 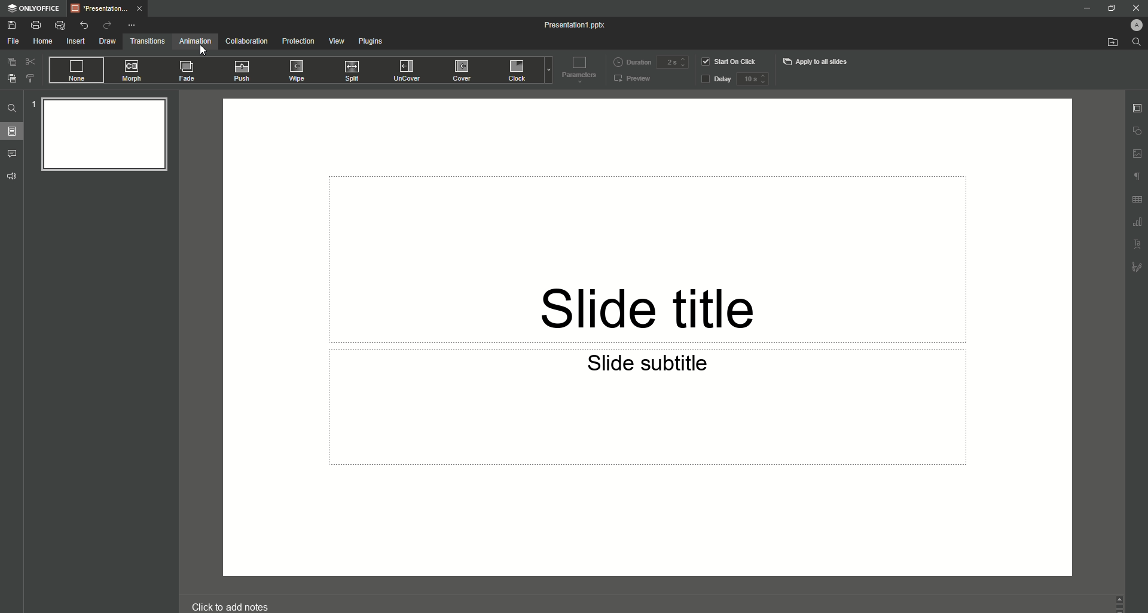 What do you see at coordinates (13, 131) in the screenshot?
I see `Slides` at bounding box center [13, 131].